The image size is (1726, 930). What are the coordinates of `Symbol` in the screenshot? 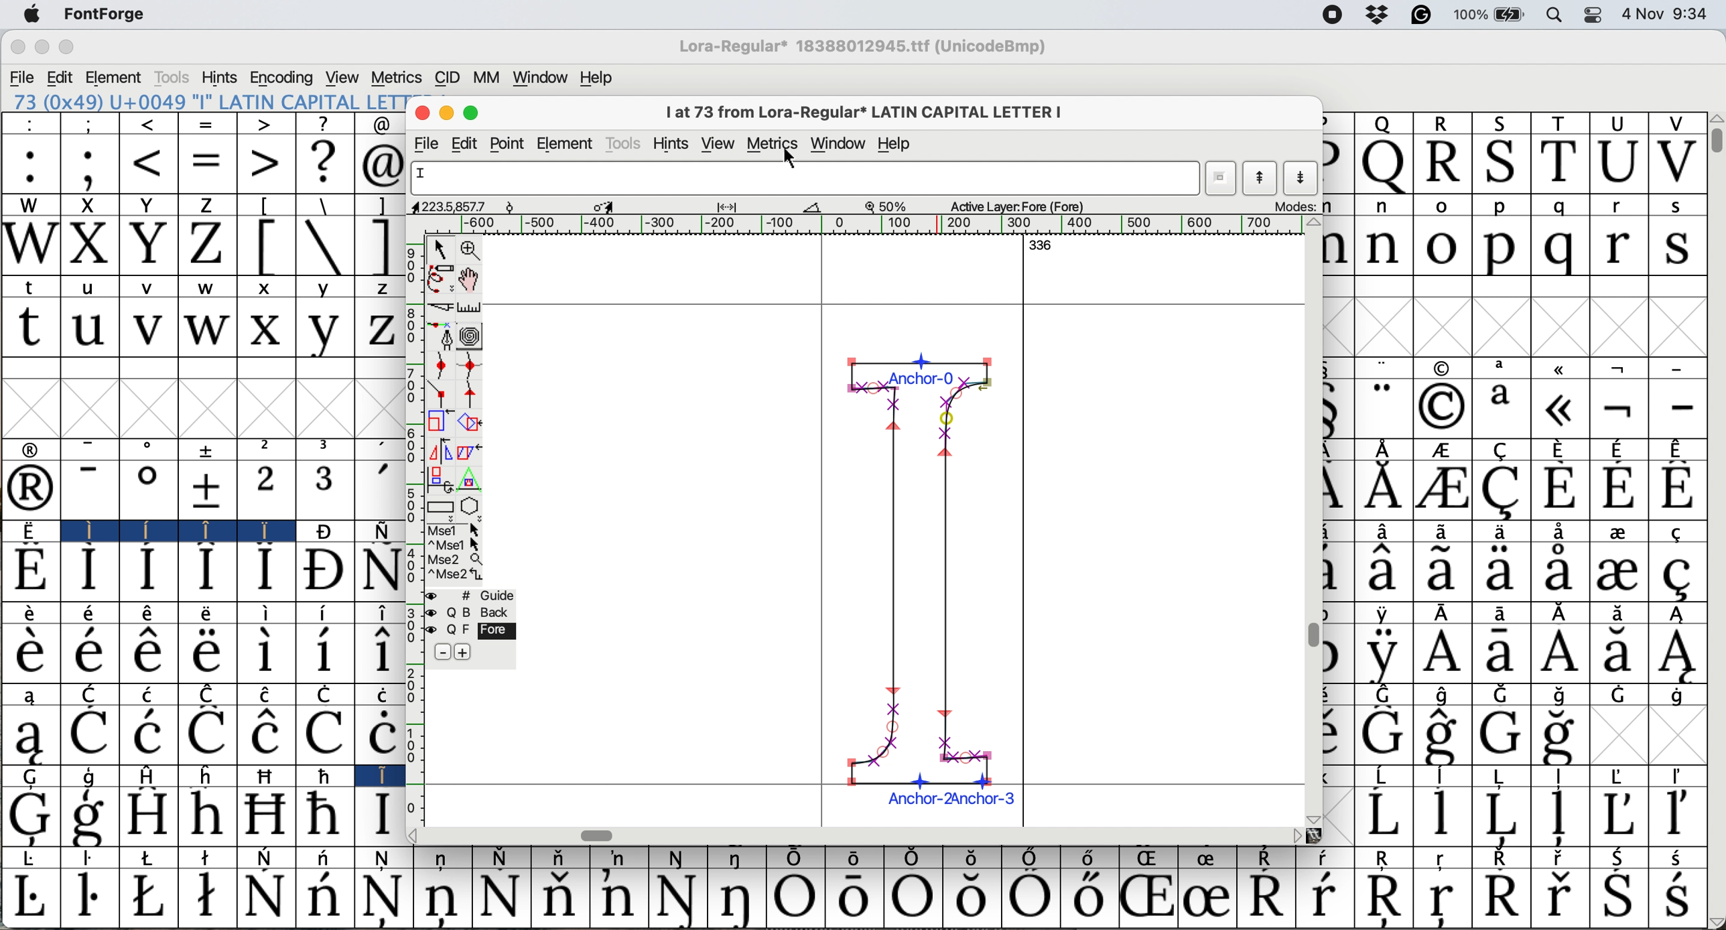 It's located at (266, 654).